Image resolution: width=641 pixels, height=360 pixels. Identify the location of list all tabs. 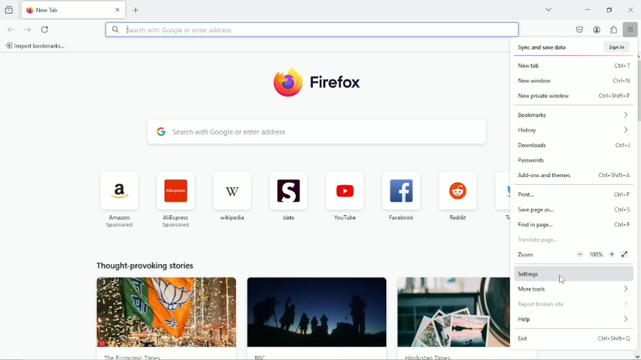
(549, 8).